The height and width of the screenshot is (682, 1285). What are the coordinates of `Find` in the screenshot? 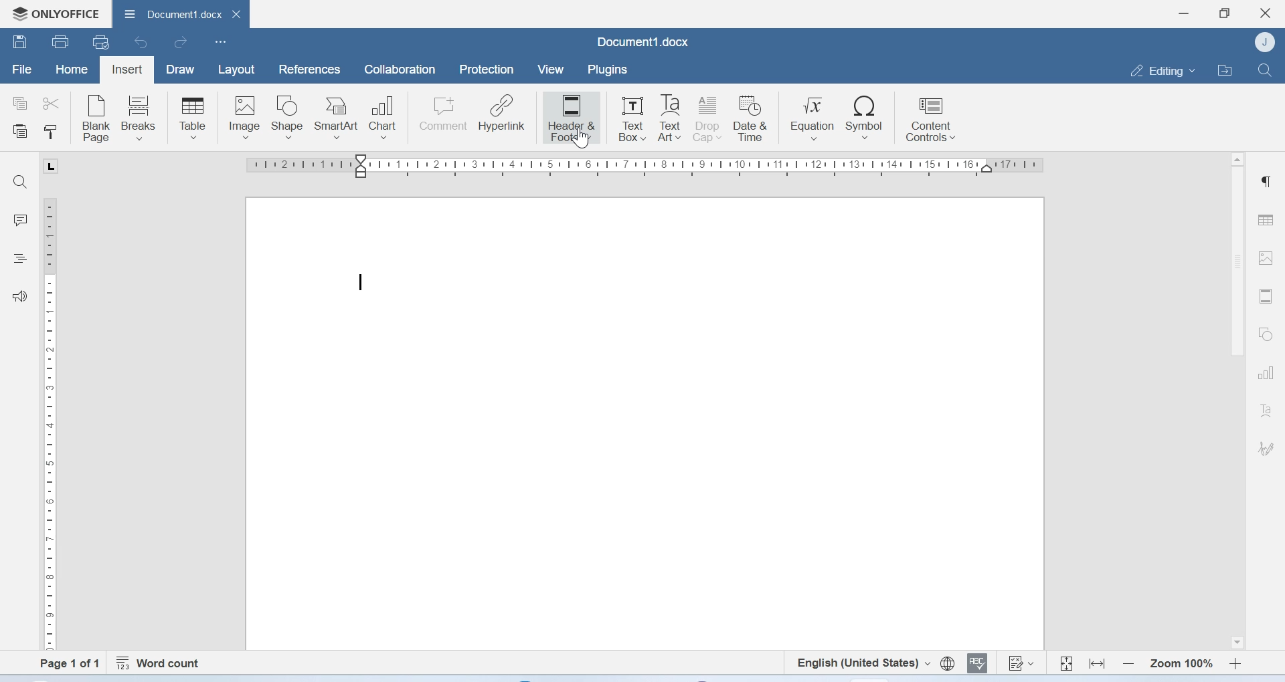 It's located at (23, 182).